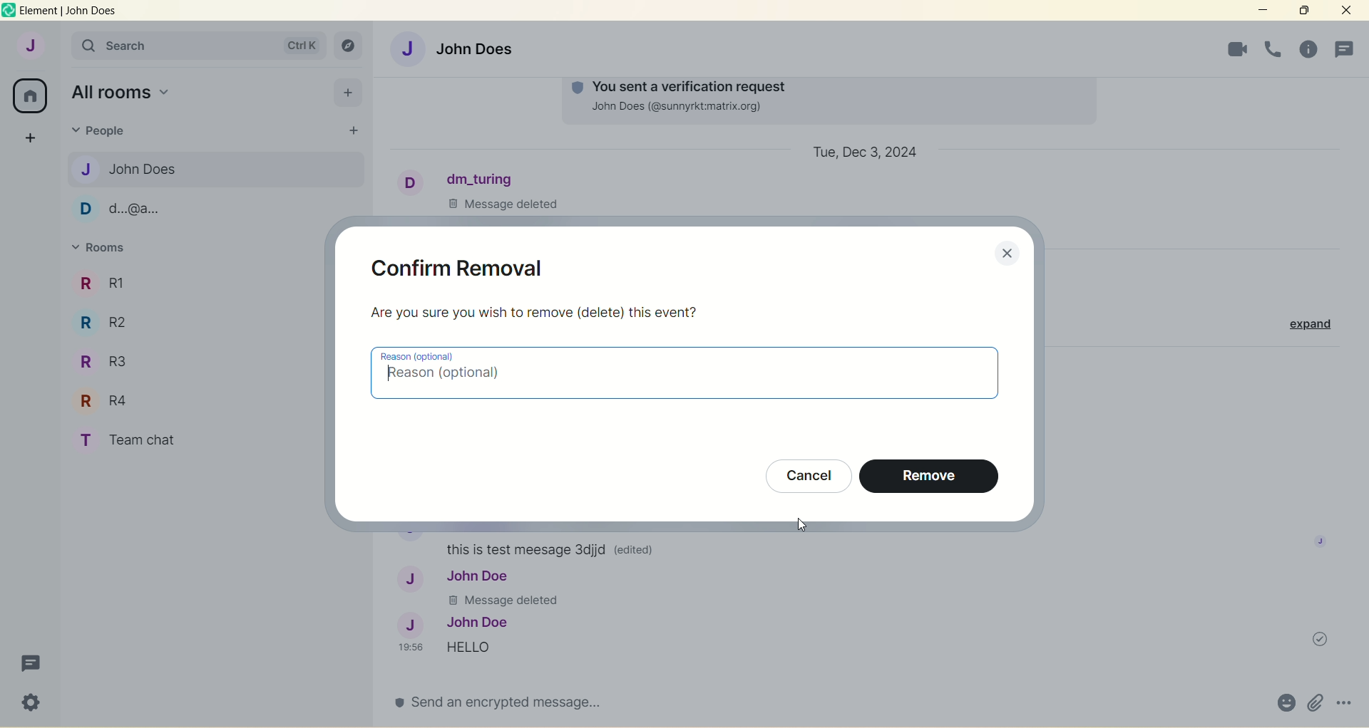 Image resolution: width=1369 pixels, height=728 pixels. Describe the element at coordinates (29, 704) in the screenshot. I see `quick settings` at that location.